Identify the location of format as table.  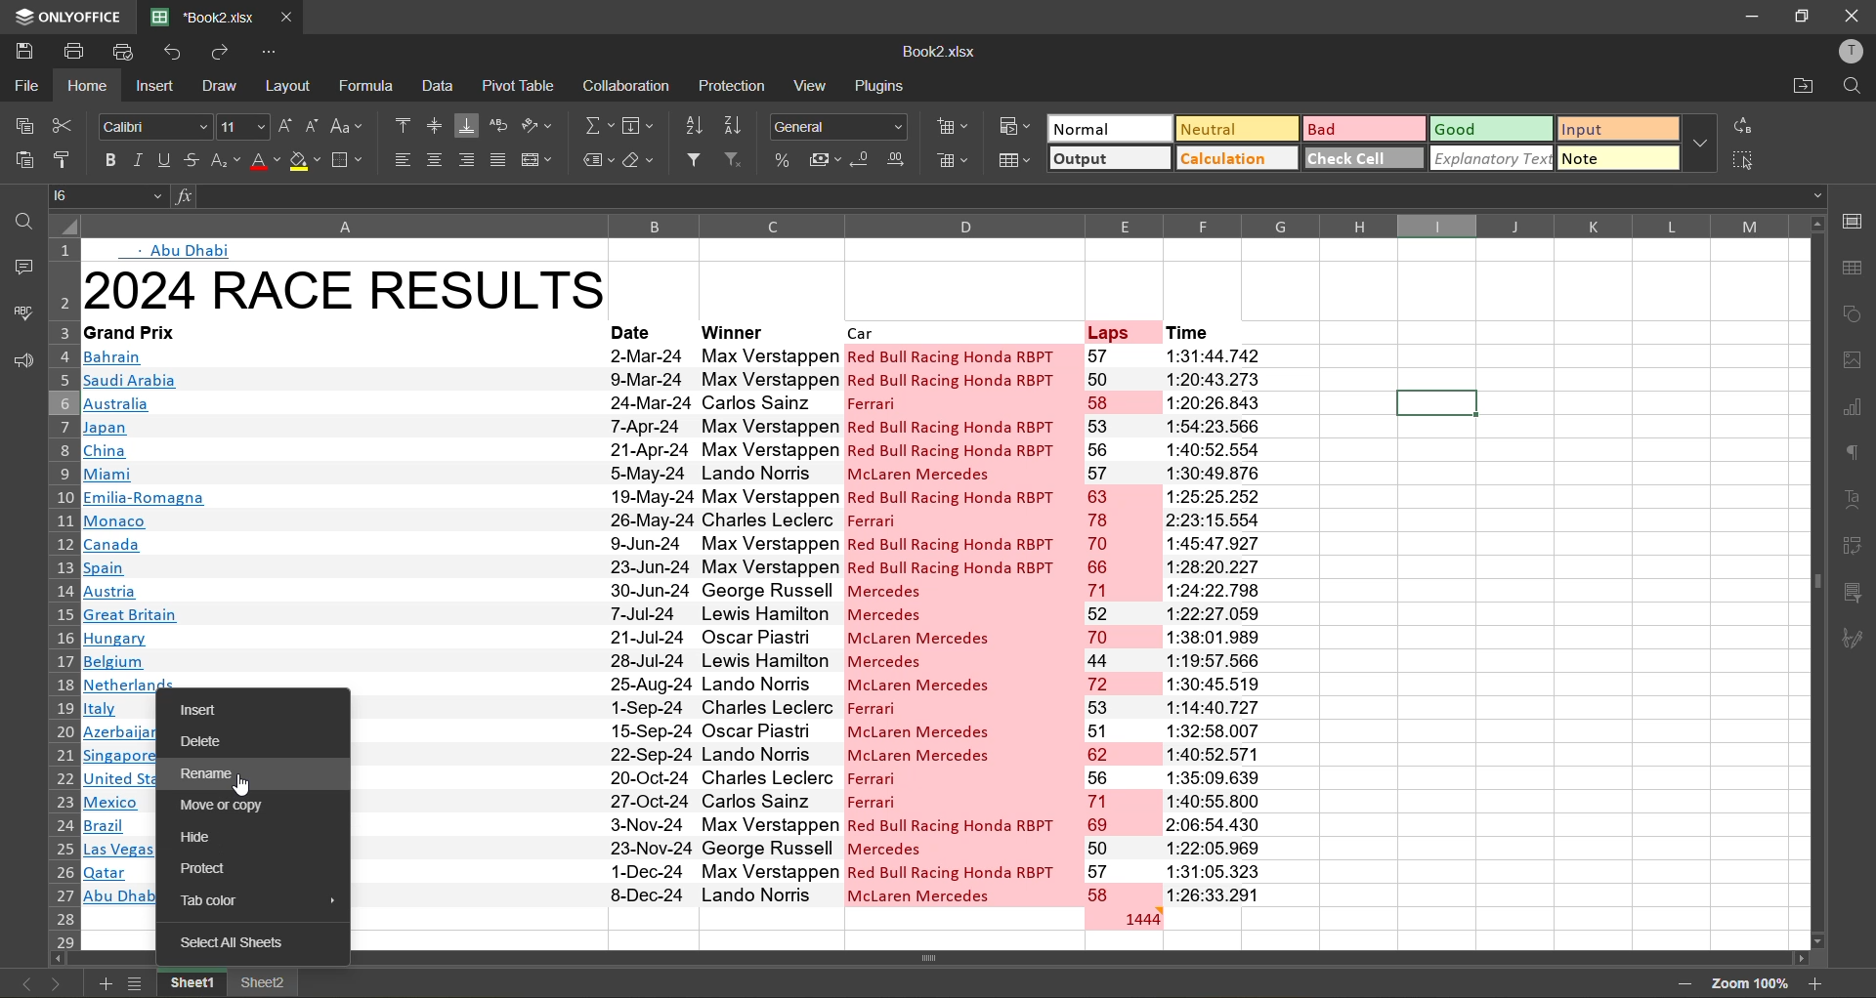
(1012, 160).